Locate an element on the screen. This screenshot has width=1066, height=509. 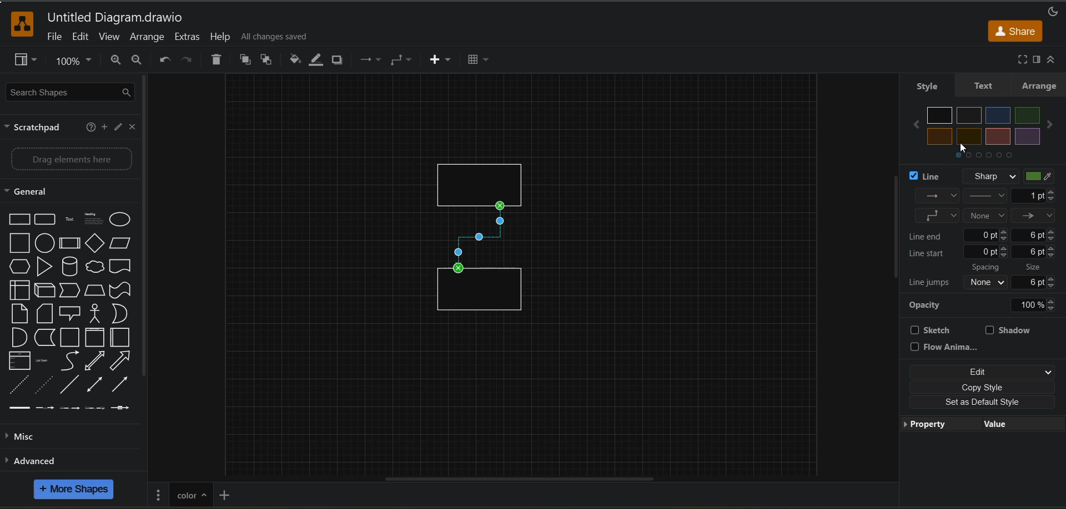
None is located at coordinates (987, 282).